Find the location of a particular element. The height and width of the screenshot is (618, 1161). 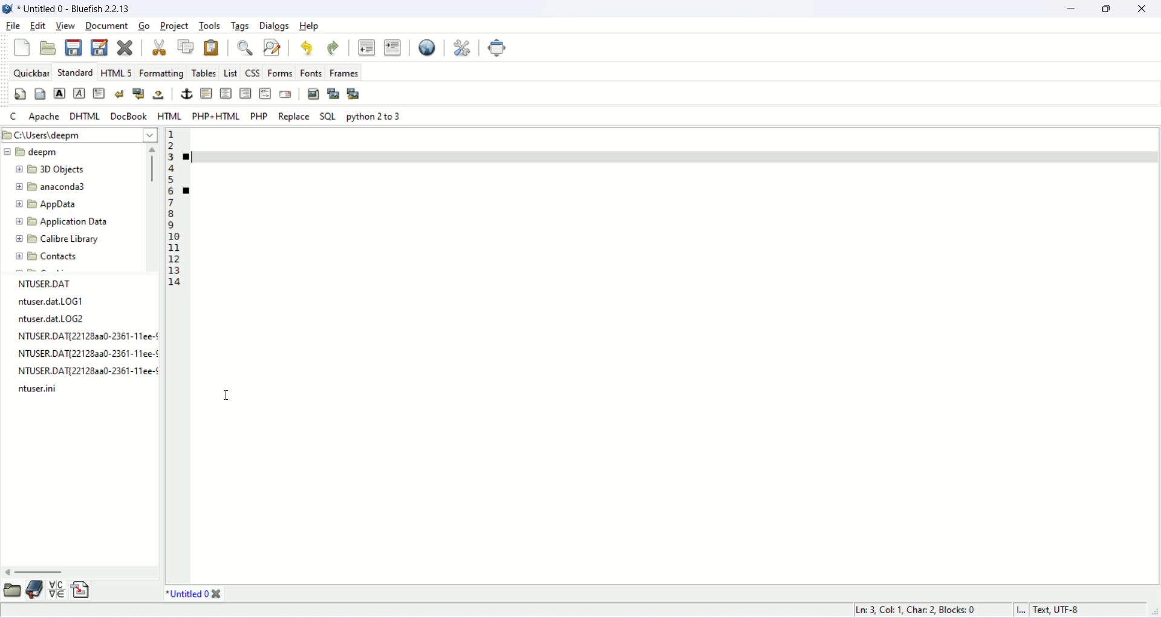

HTML is located at coordinates (169, 115).